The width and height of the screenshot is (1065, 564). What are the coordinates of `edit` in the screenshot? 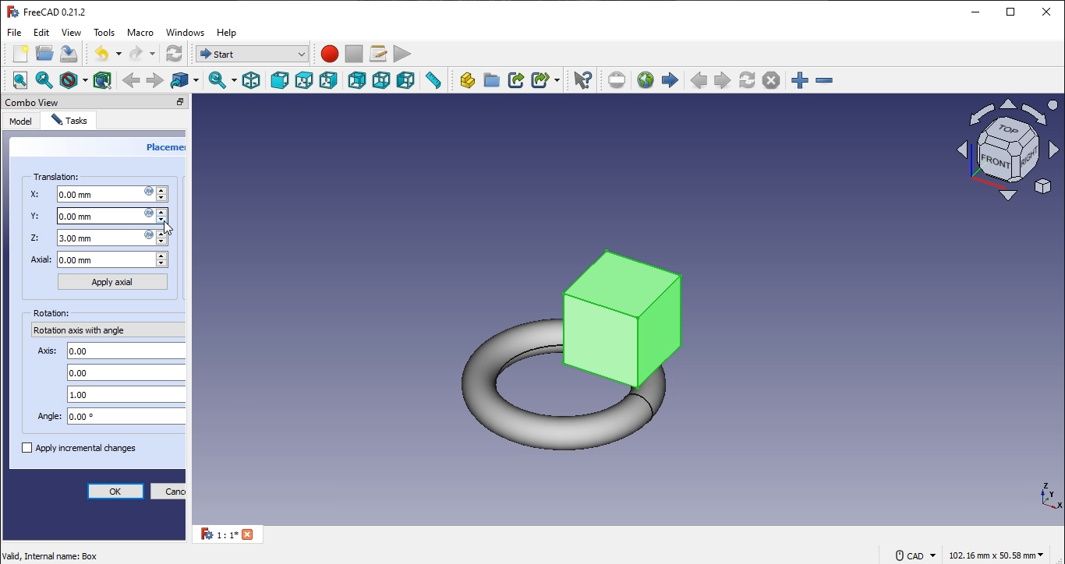 It's located at (43, 33).